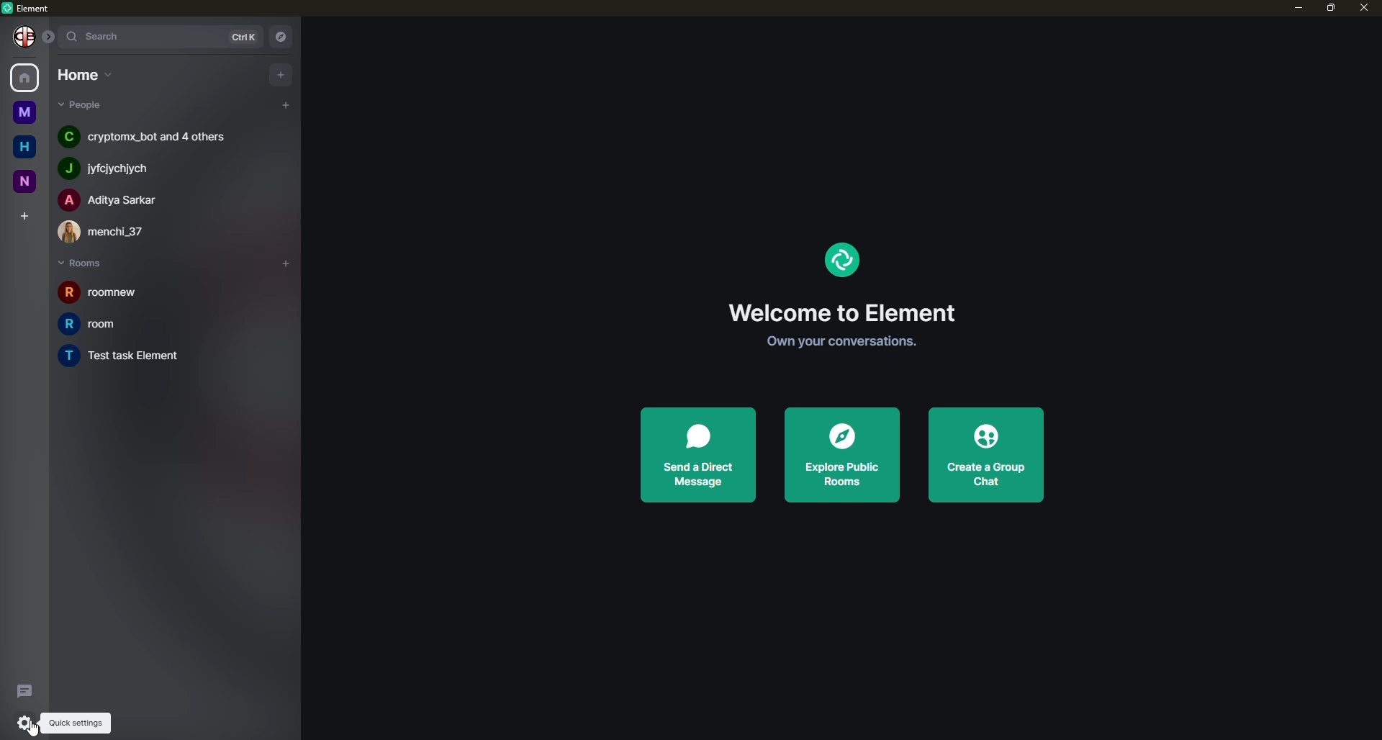  I want to click on close, so click(1365, 9).